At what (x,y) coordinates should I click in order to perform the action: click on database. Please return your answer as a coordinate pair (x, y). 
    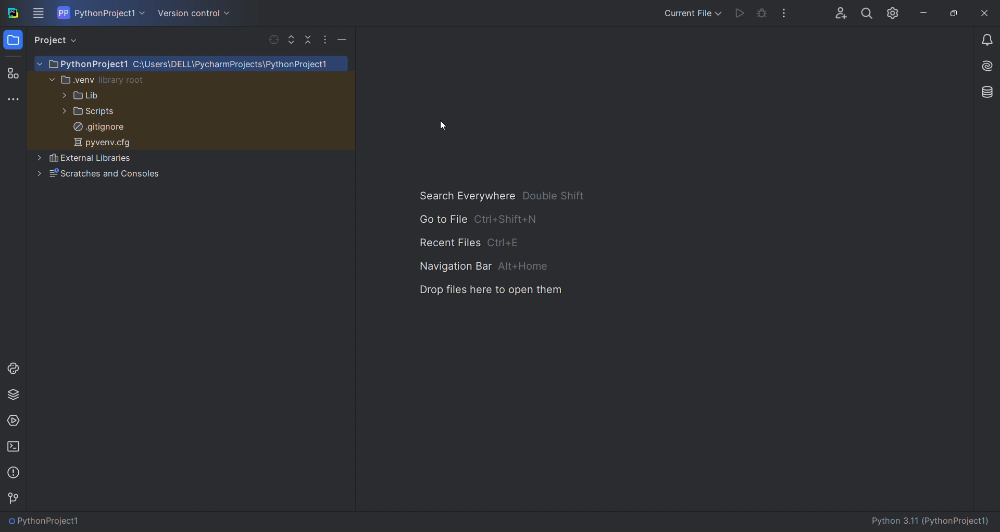
    Looking at the image, I should click on (985, 91).